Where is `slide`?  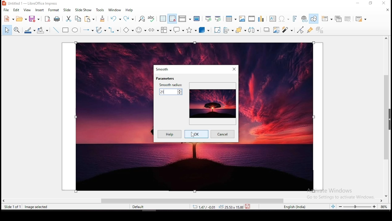
slide is located at coordinates (67, 10).